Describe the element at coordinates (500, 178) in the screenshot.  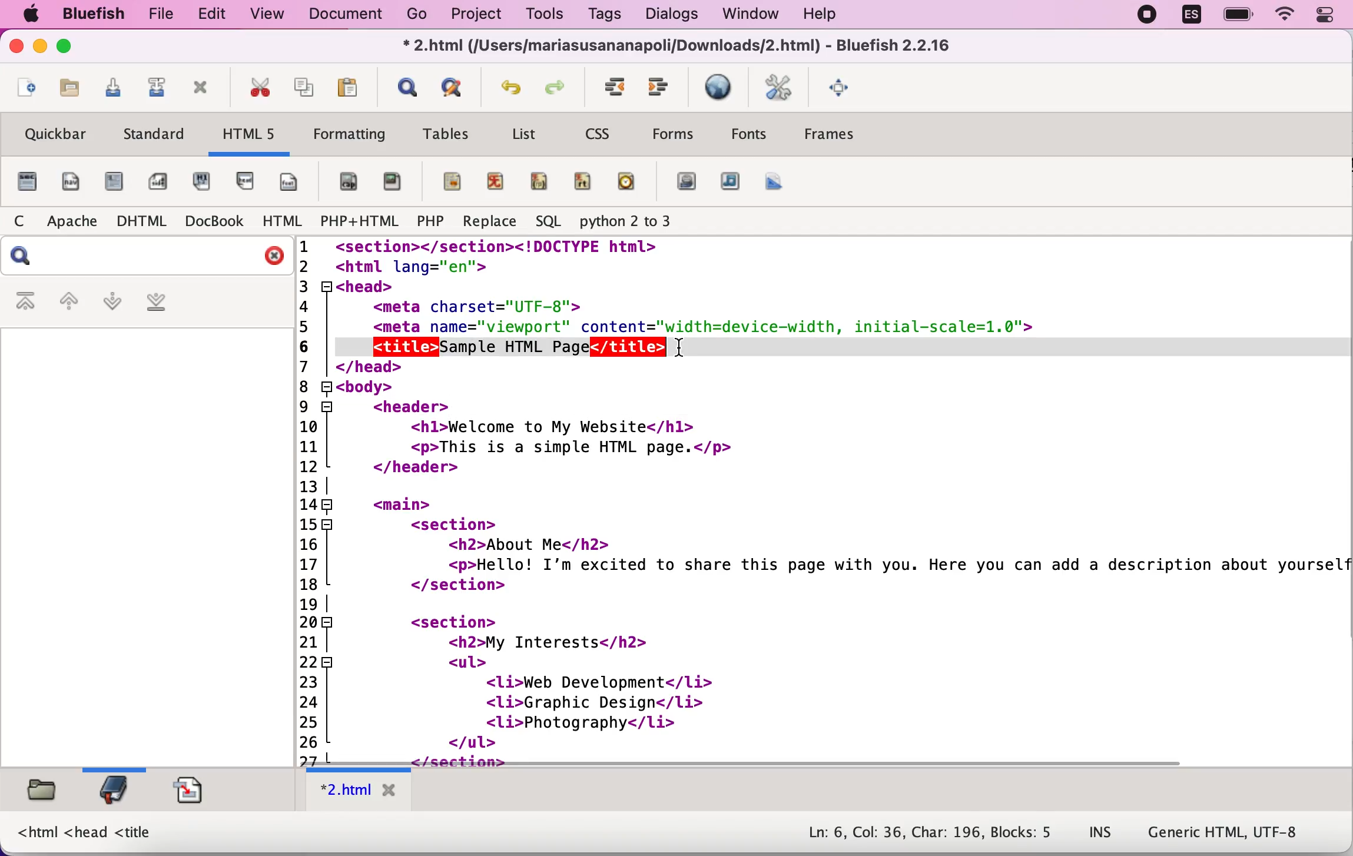
I see `ruby` at that location.